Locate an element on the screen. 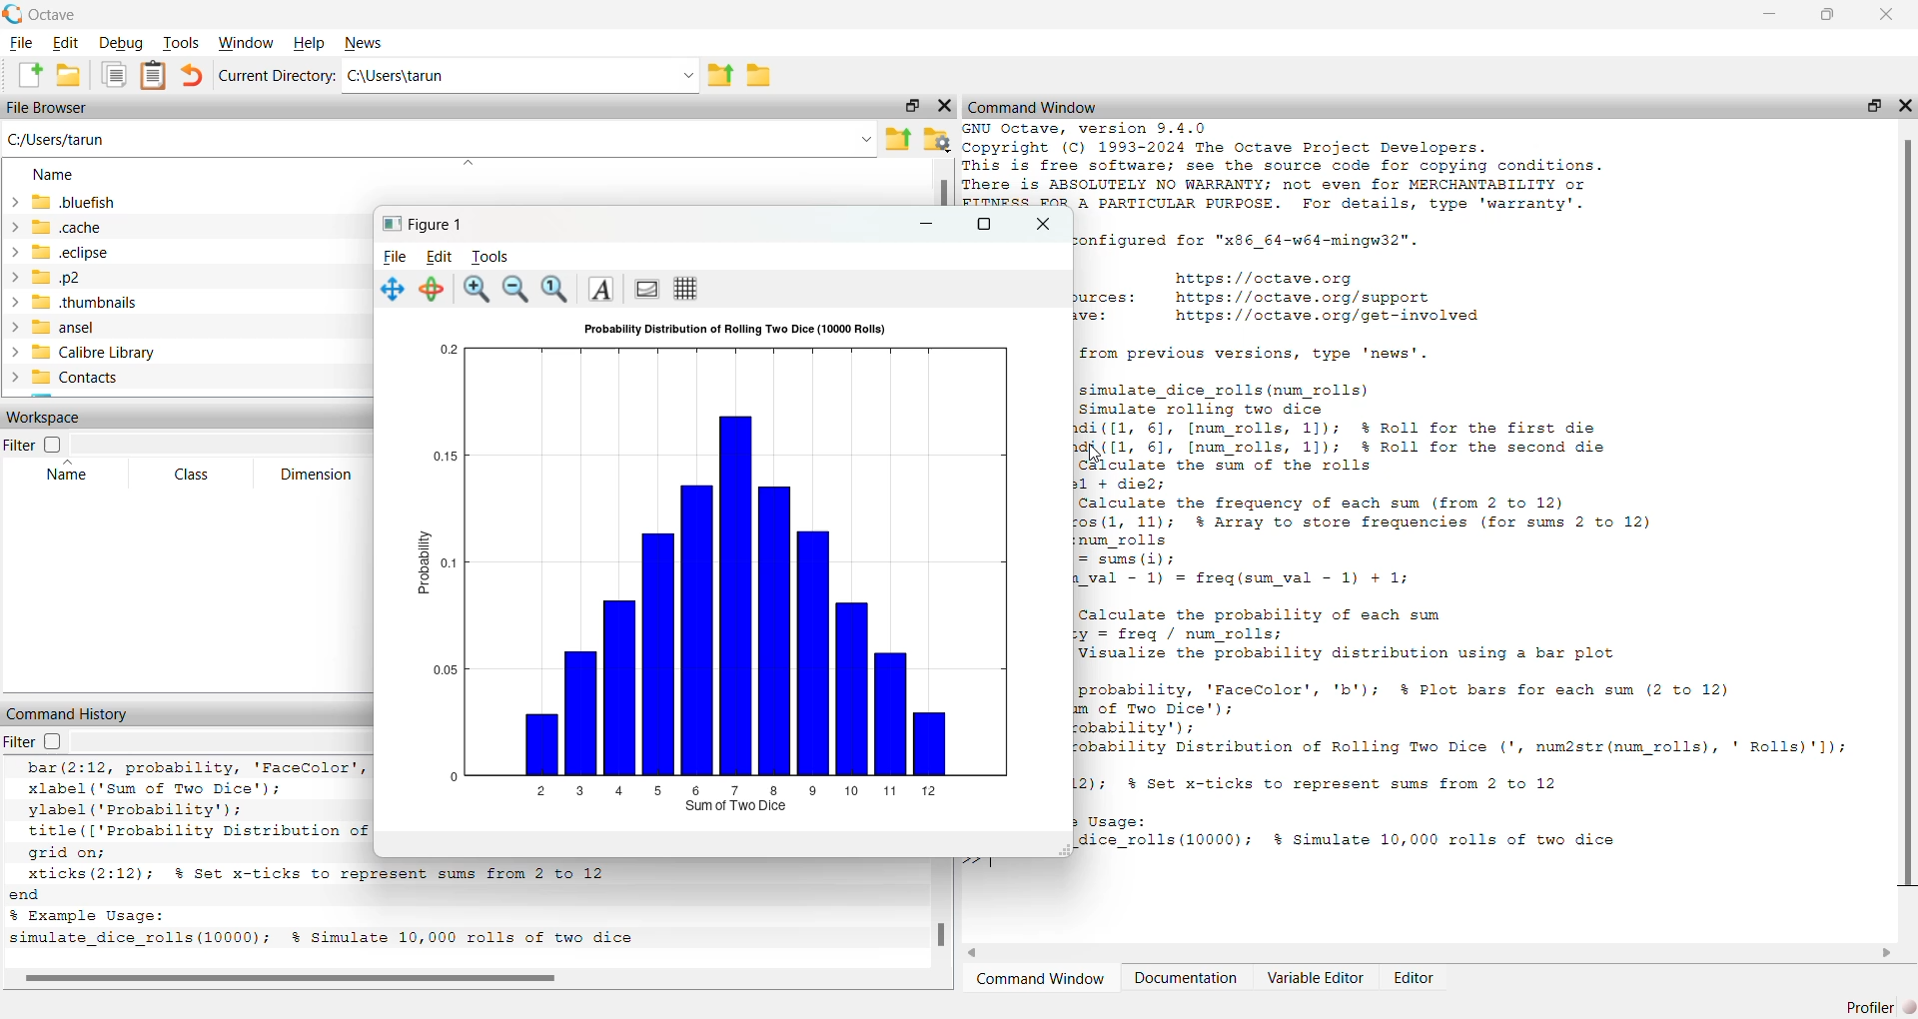  Debug is located at coordinates (122, 41).